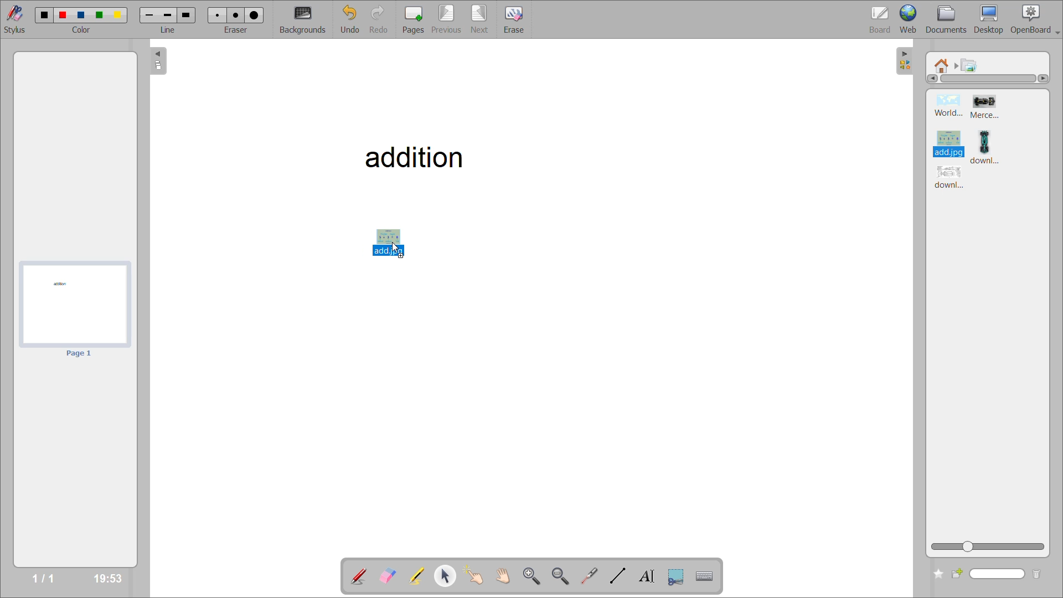  I want to click on pages, so click(412, 19).